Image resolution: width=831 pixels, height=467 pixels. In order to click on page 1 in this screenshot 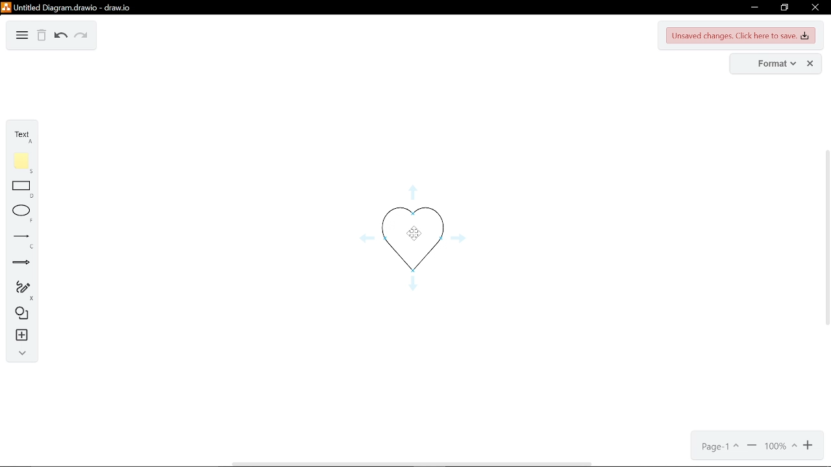, I will do `click(717, 447)`.